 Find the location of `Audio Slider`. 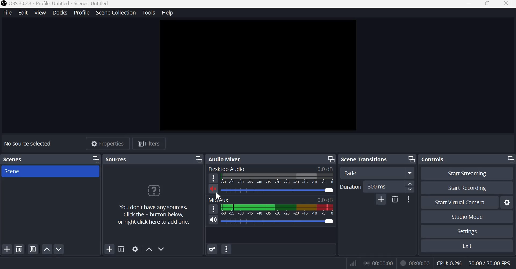

Audio Slider is located at coordinates (328, 190).